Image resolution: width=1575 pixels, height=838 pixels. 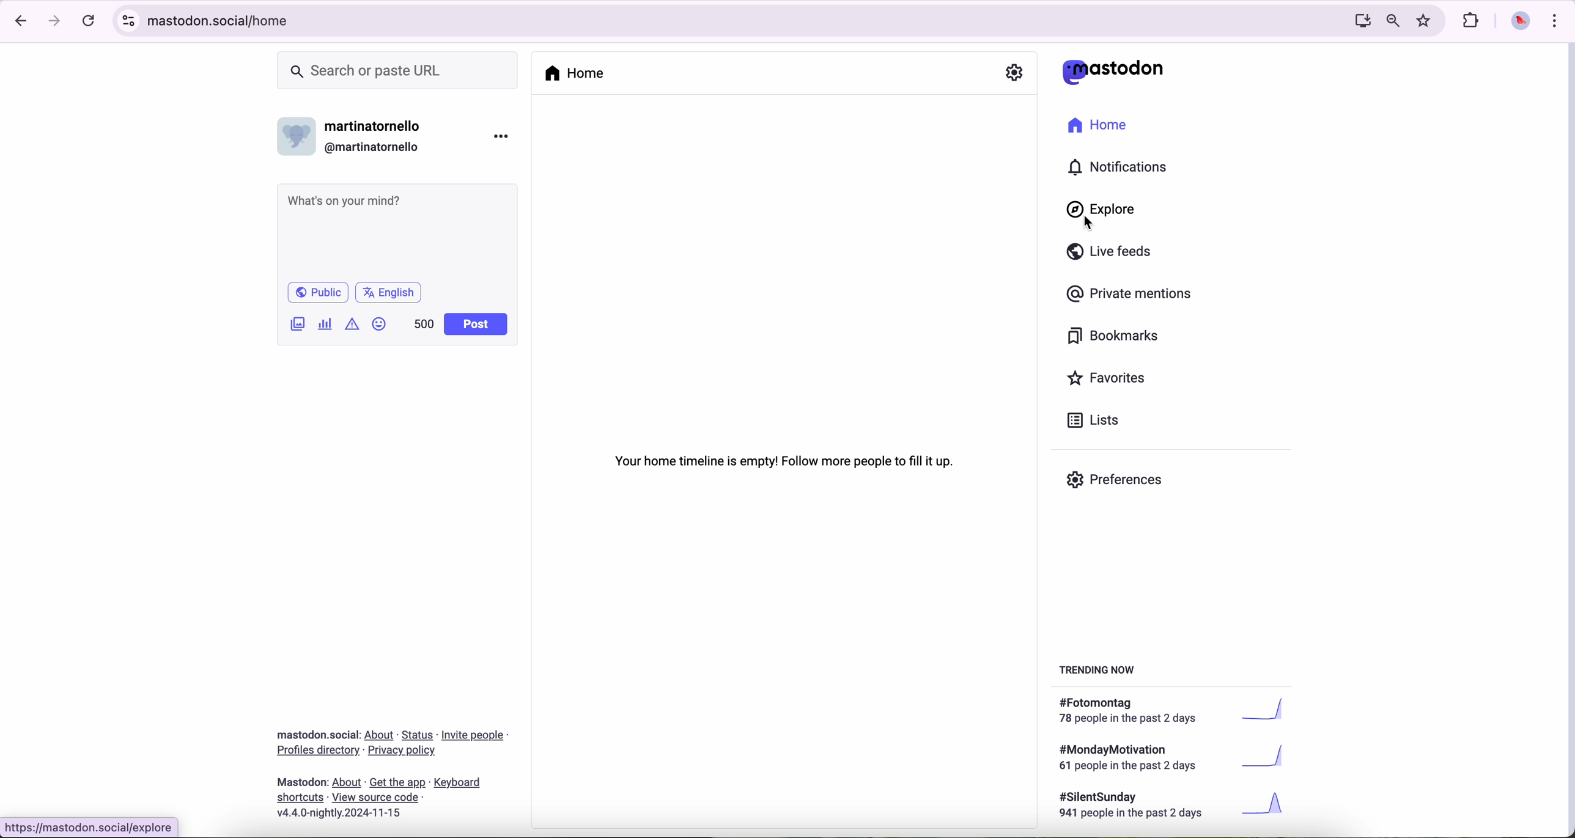 What do you see at coordinates (328, 324) in the screenshot?
I see `charts` at bounding box center [328, 324].